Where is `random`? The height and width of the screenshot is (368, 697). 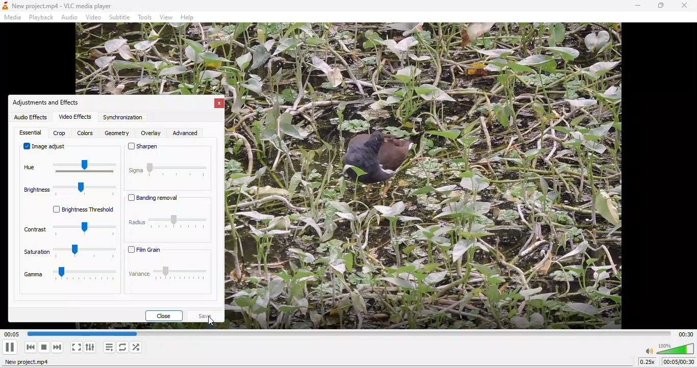
random is located at coordinates (140, 348).